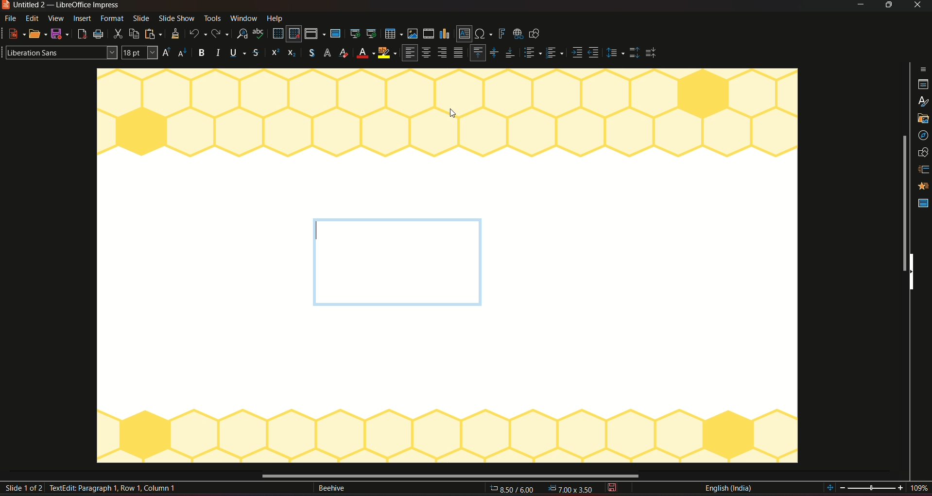  I want to click on styles, so click(922, 83).